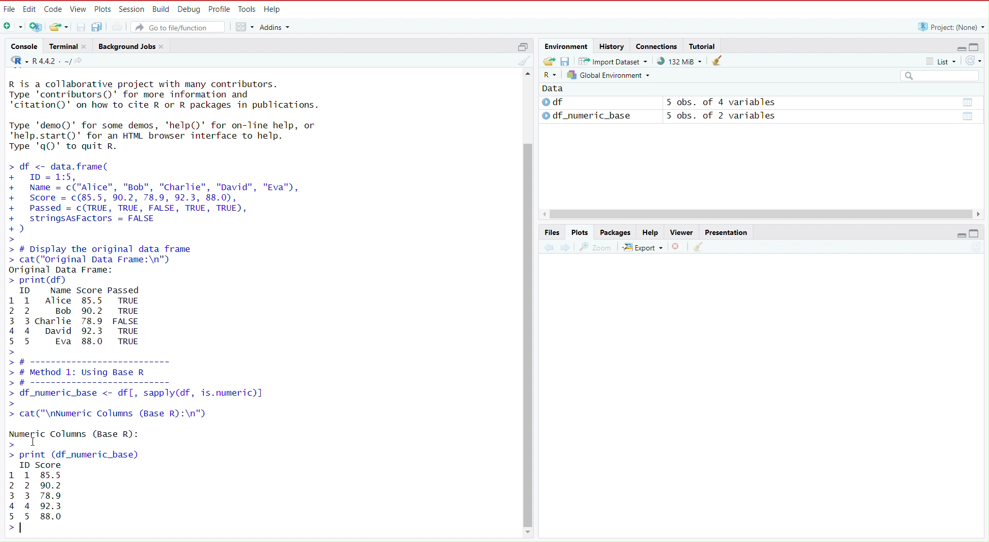  What do you see at coordinates (679, 61) in the screenshot?
I see `91,132 KiB used by R session` at bounding box center [679, 61].